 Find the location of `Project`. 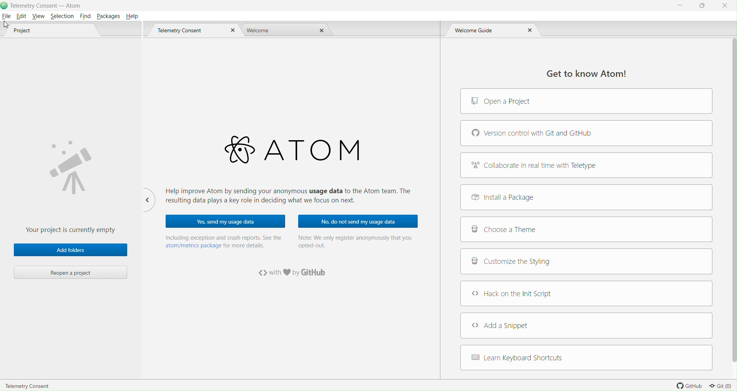

Project is located at coordinates (32, 32).